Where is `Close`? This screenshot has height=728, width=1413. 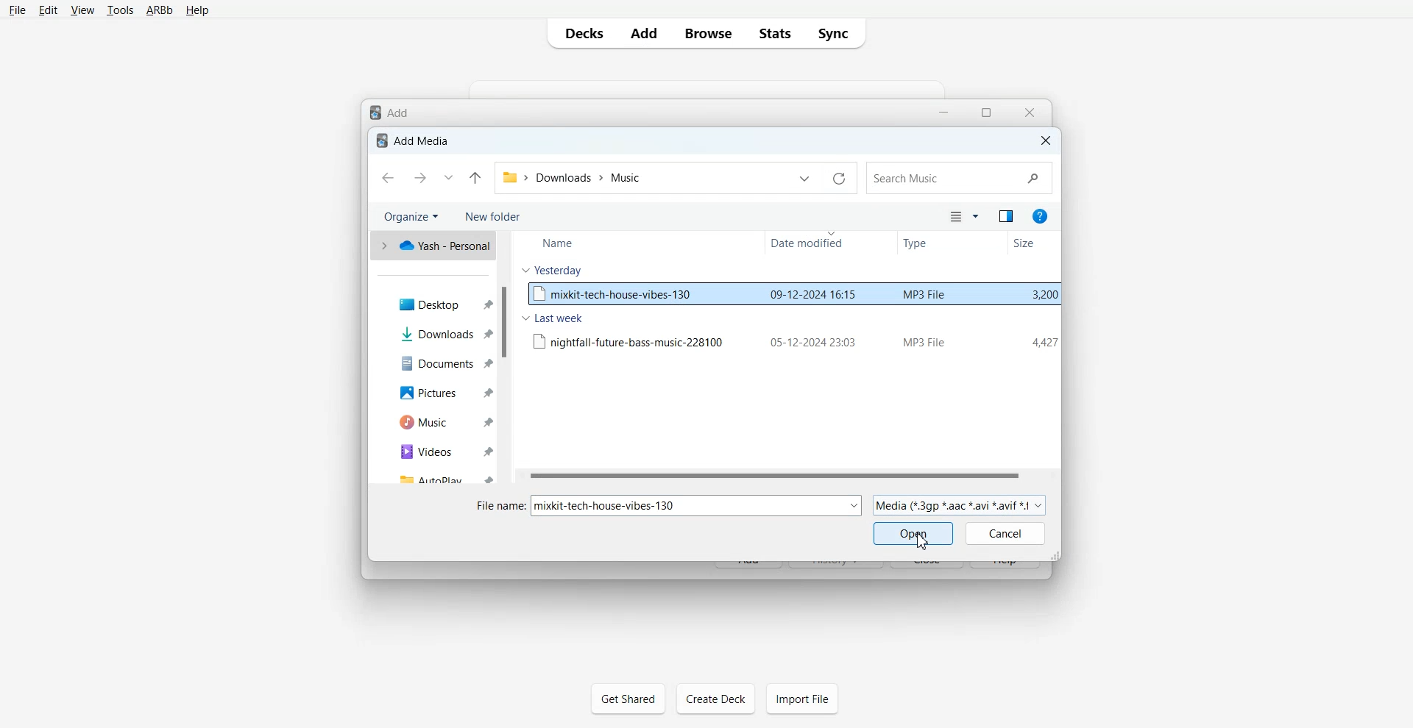 Close is located at coordinates (1044, 140).